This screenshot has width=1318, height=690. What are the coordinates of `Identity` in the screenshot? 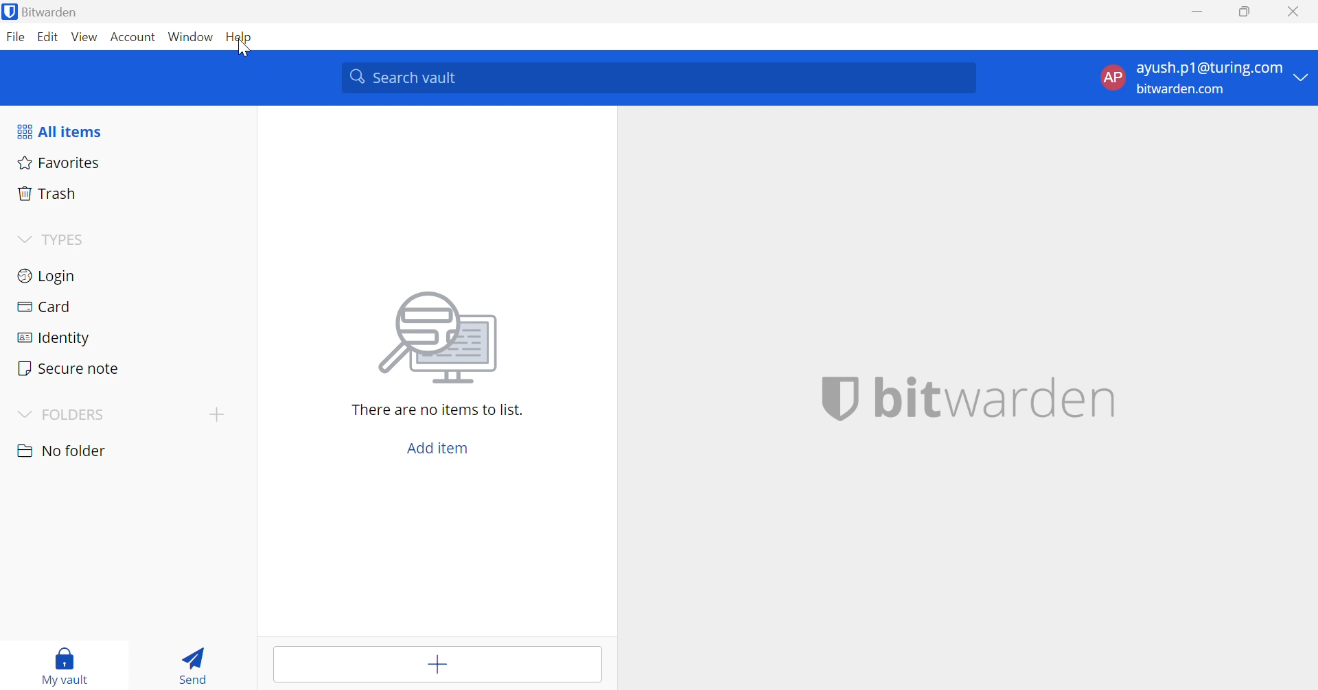 It's located at (125, 337).